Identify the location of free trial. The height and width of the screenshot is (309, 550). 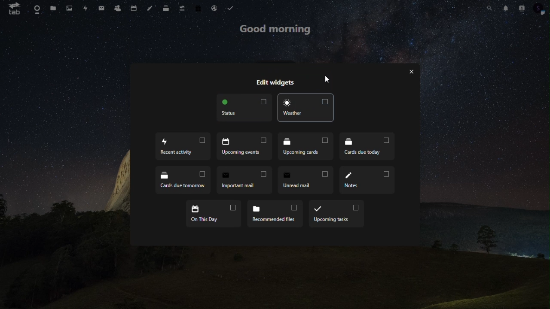
(199, 7).